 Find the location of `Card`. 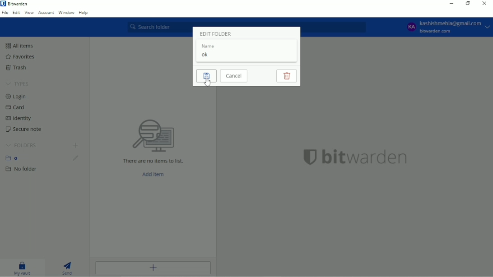

Card is located at coordinates (17, 107).